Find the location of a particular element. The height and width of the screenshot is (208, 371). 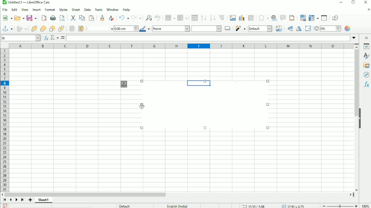

Forward one is located at coordinates (43, 28).